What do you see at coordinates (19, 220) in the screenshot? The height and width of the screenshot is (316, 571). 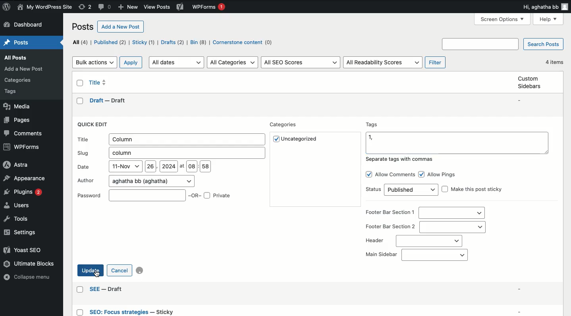 I see `Tools` at bounding box center [19, 220].